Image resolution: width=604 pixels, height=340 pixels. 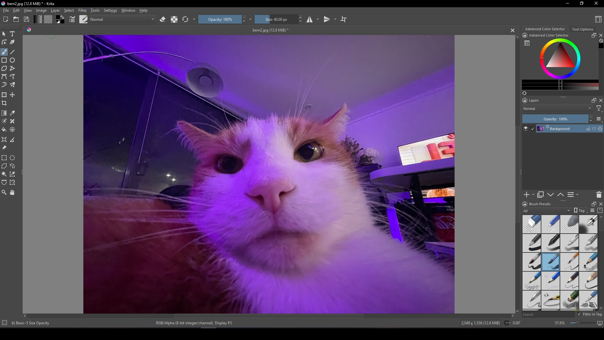 What do you see at coordinates (6, 11) in the screenshot?
I see `File` at bounding box center [6, 11].